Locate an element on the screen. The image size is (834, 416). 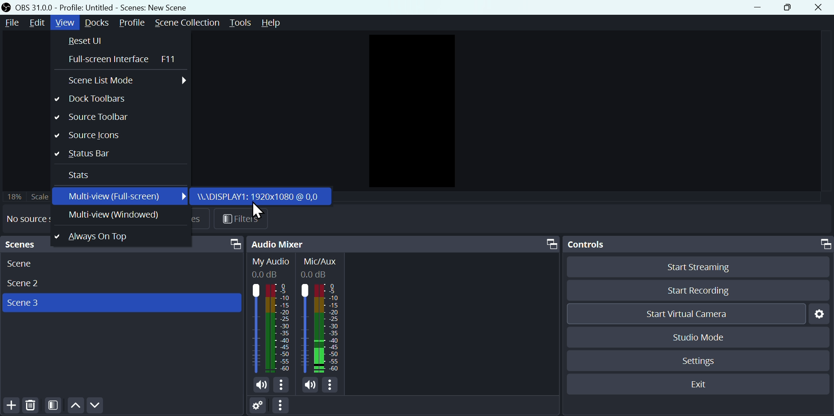
Start recording is located at coordinates (702, 290).